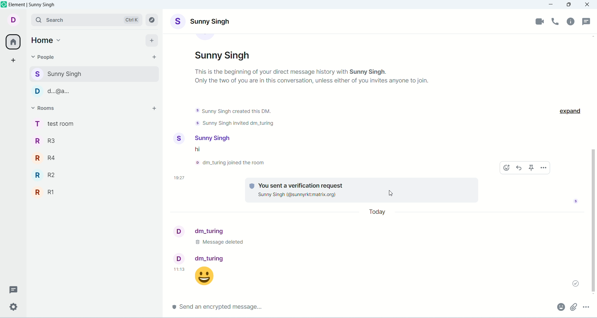 The width and height of the screenshot is (597, 318). What do you see at coordinates (214, 138) in the screenshot?
I see `sunny singh` at bounding box center [214, 138].